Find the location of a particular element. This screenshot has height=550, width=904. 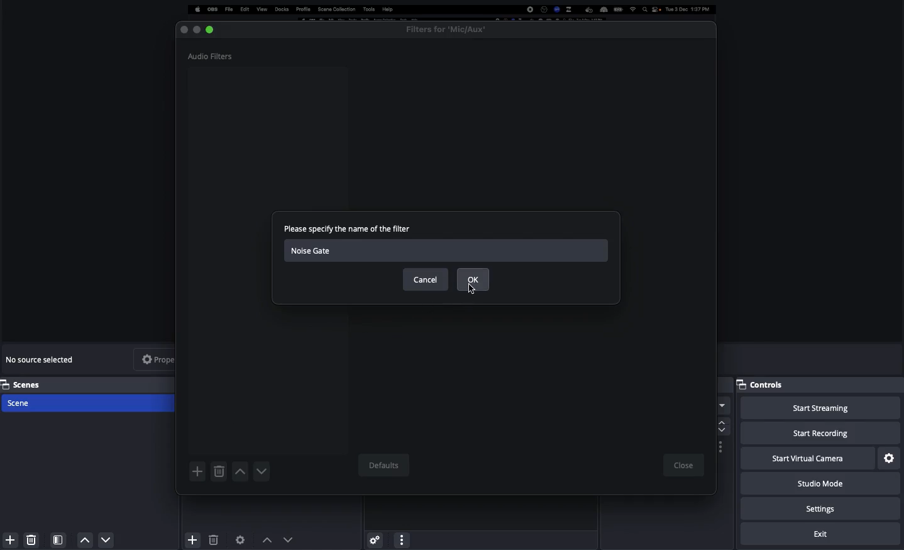

Please specify the name of the filter is located at coordinates (348, 231).